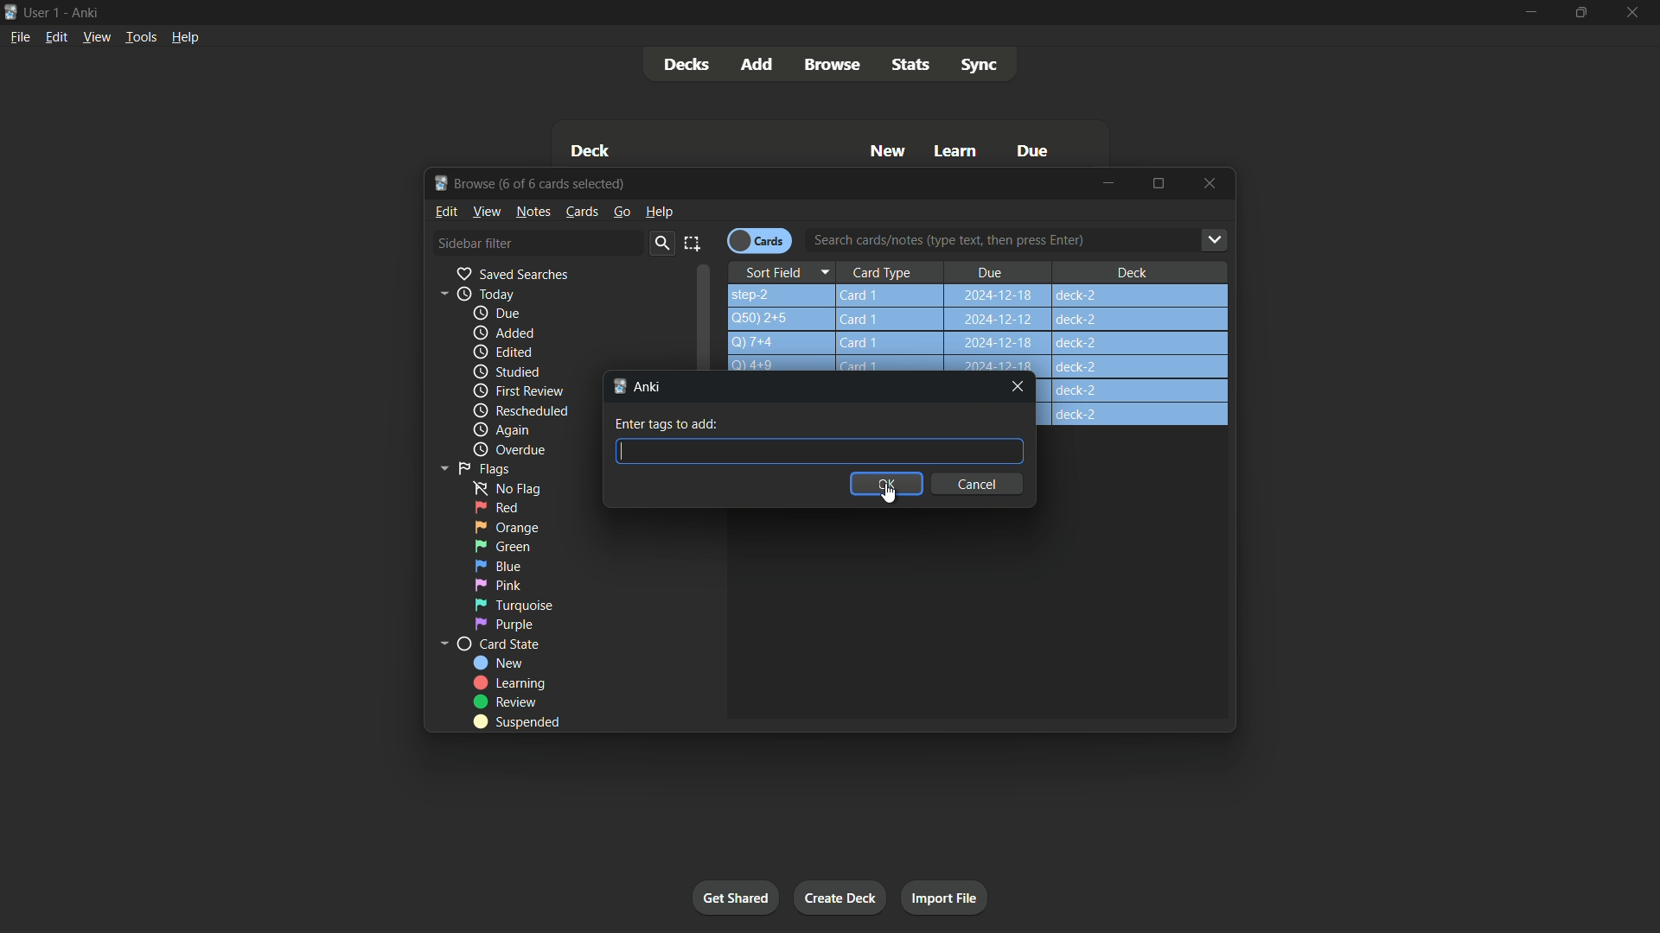 Image resolution: width=1660 pixels, height=933 pixels. I want to click on minimize, so click(1109, 184).